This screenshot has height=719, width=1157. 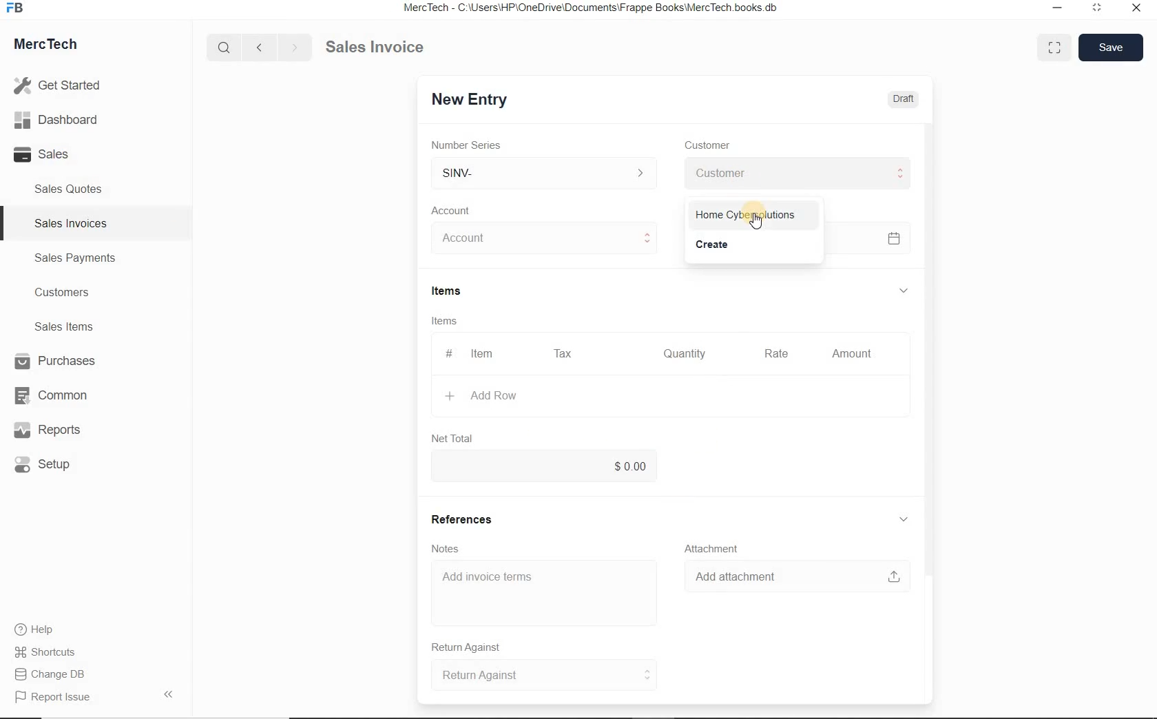 What do you see at coordinates (225, 48) in the screenshot?
I see `Search` at bounding box center [225, 48].